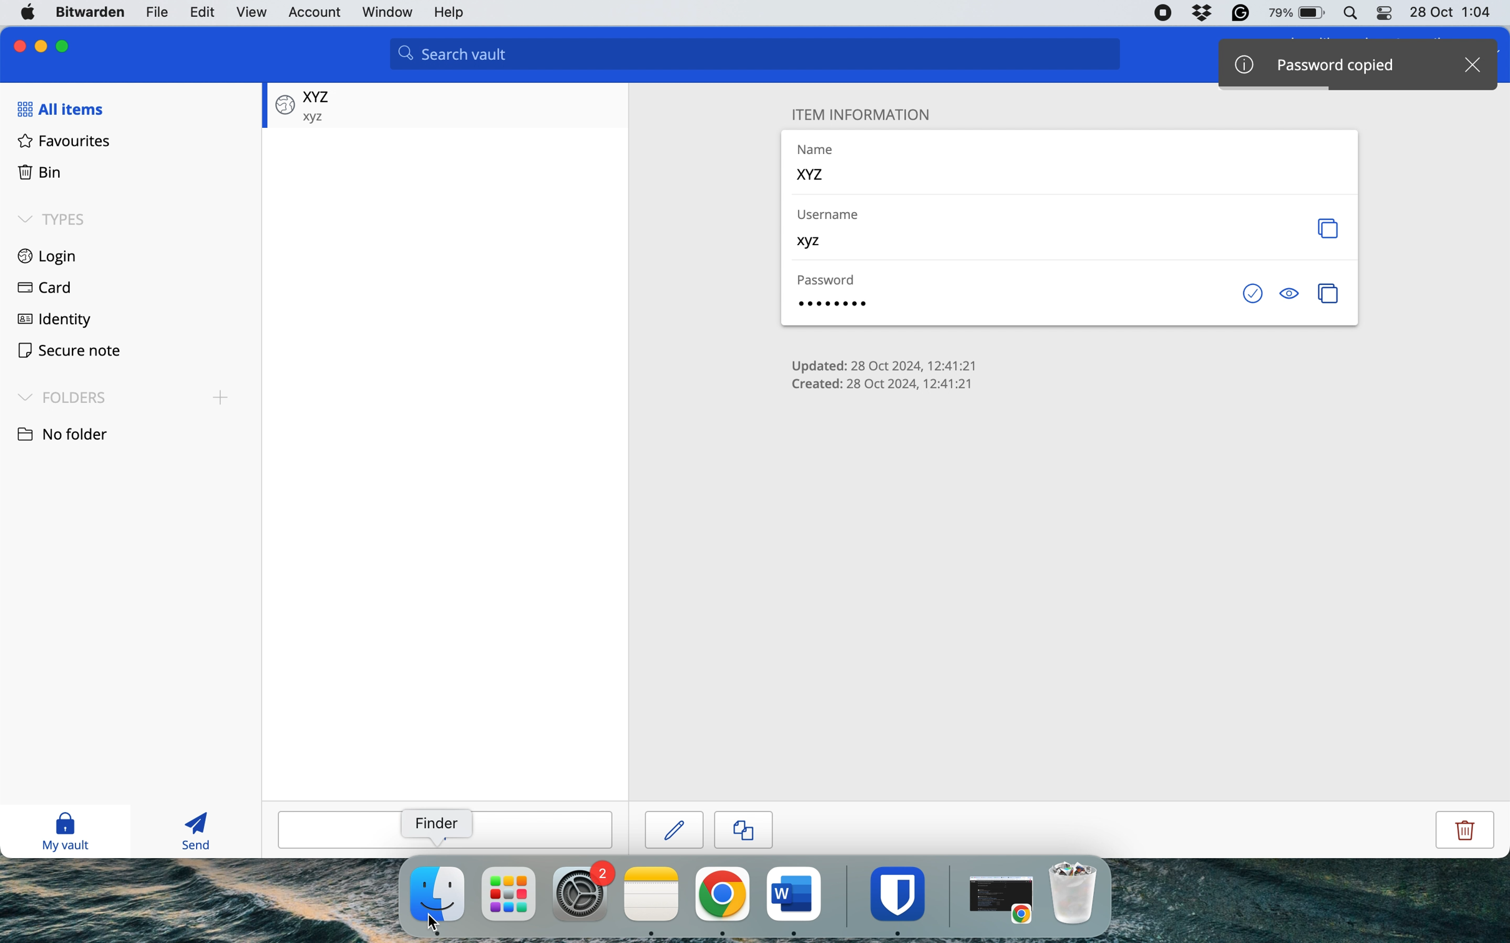  I want to click on folders, so click(126, 395).